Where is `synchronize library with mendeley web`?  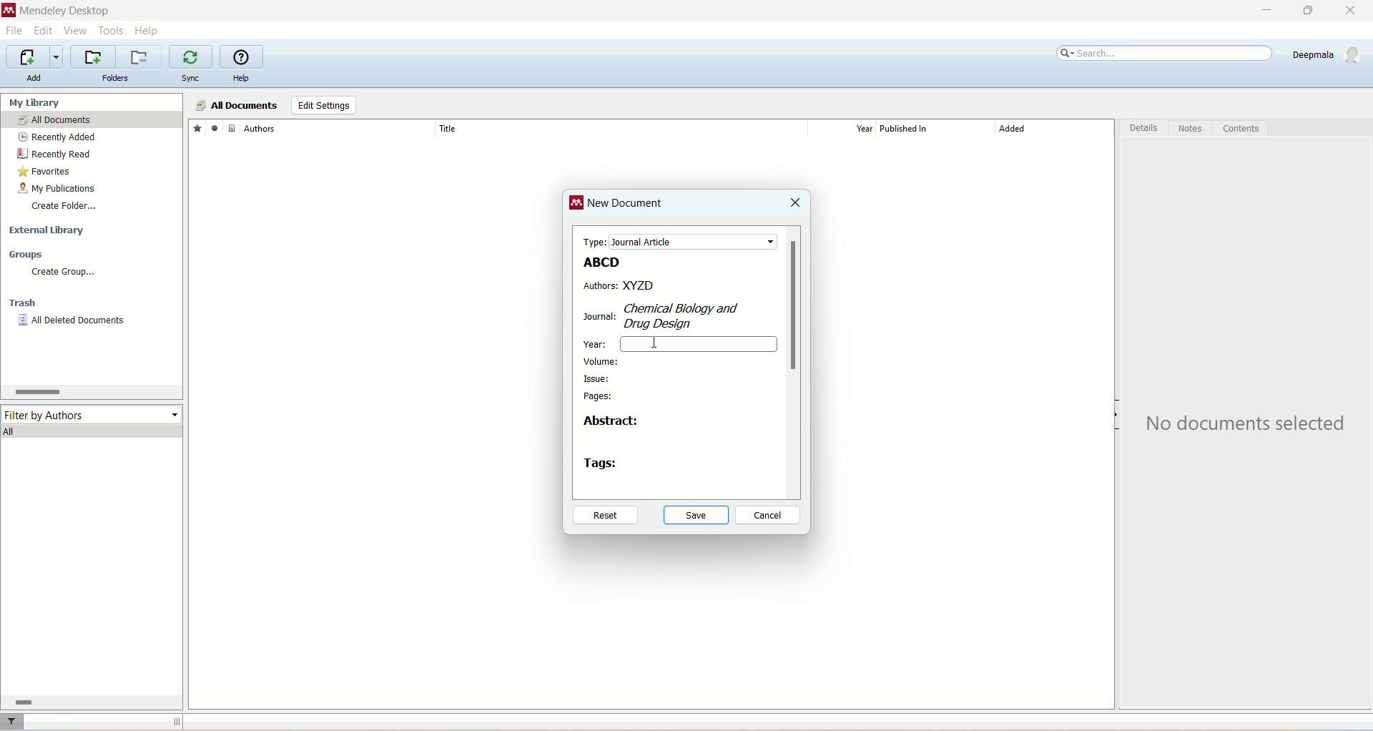 synchronize library with mendeley web is located at coordinates (192, 57).